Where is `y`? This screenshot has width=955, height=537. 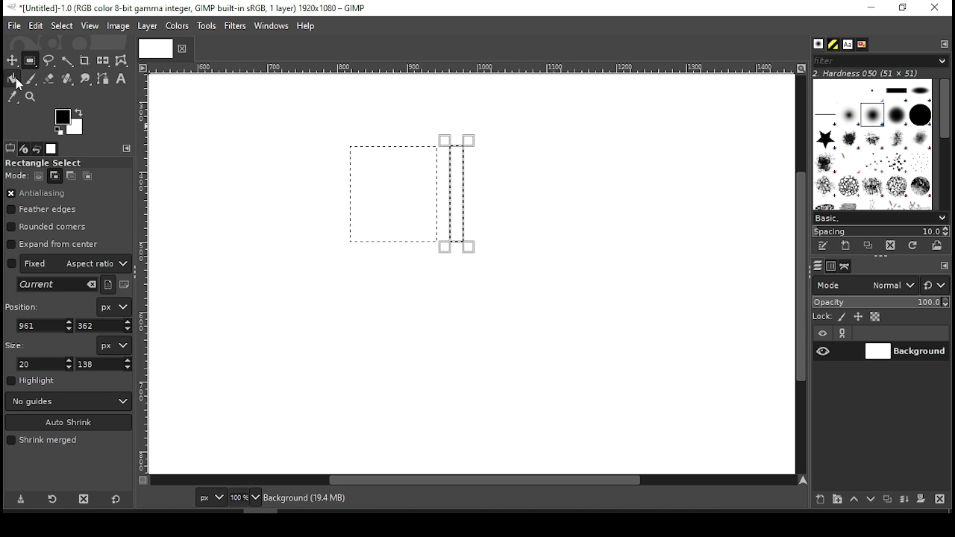
y is located at coordinates (102, 326).